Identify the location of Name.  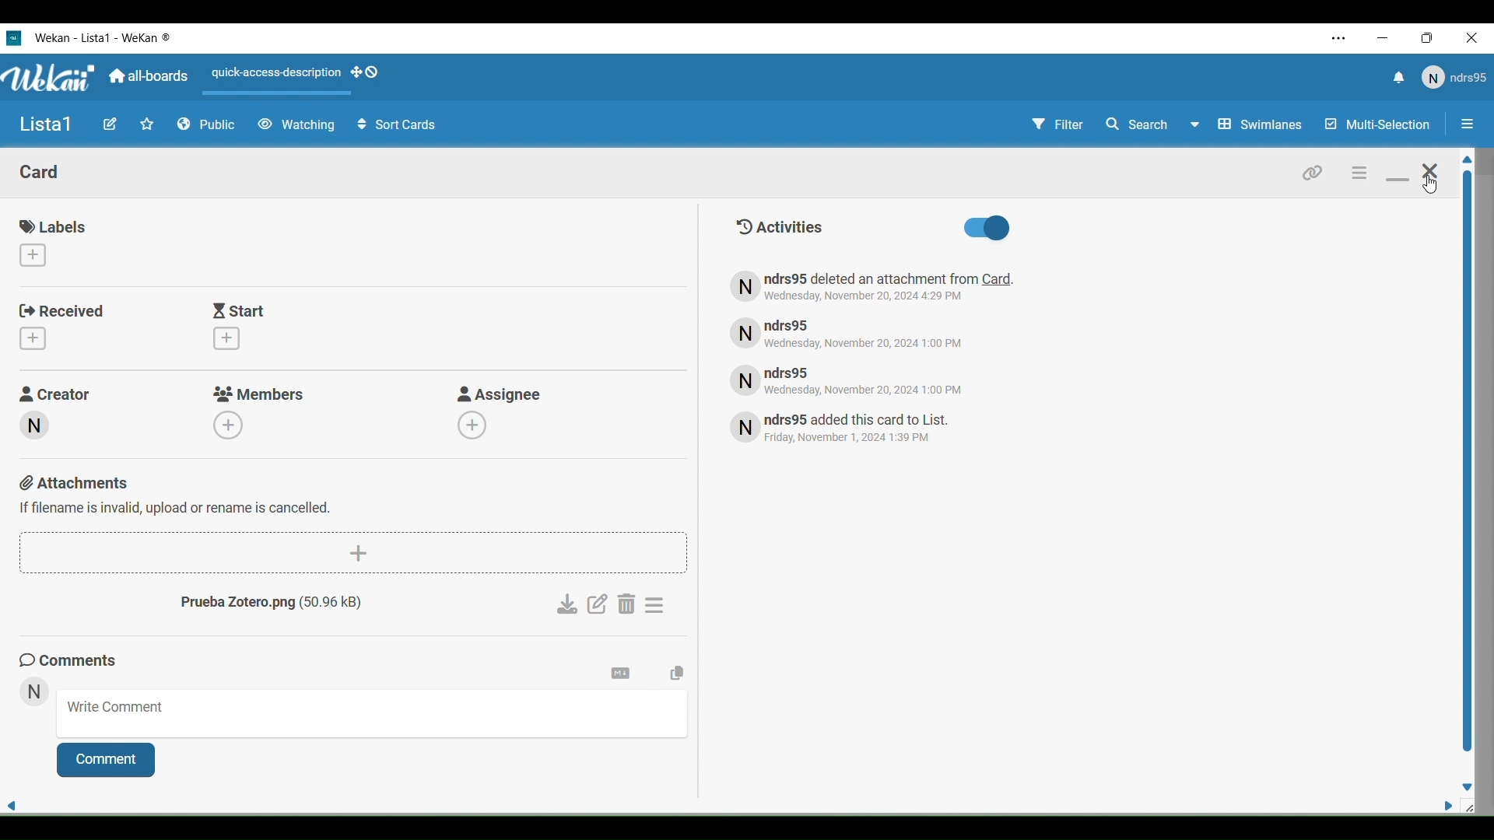
(46, 125).